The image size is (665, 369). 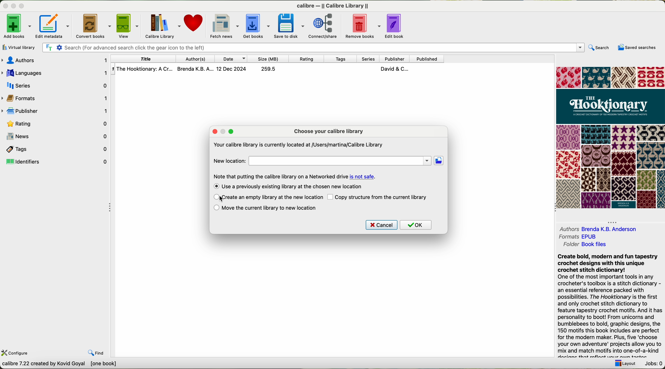 I want to click on search bar, so click(x=326, y=48).